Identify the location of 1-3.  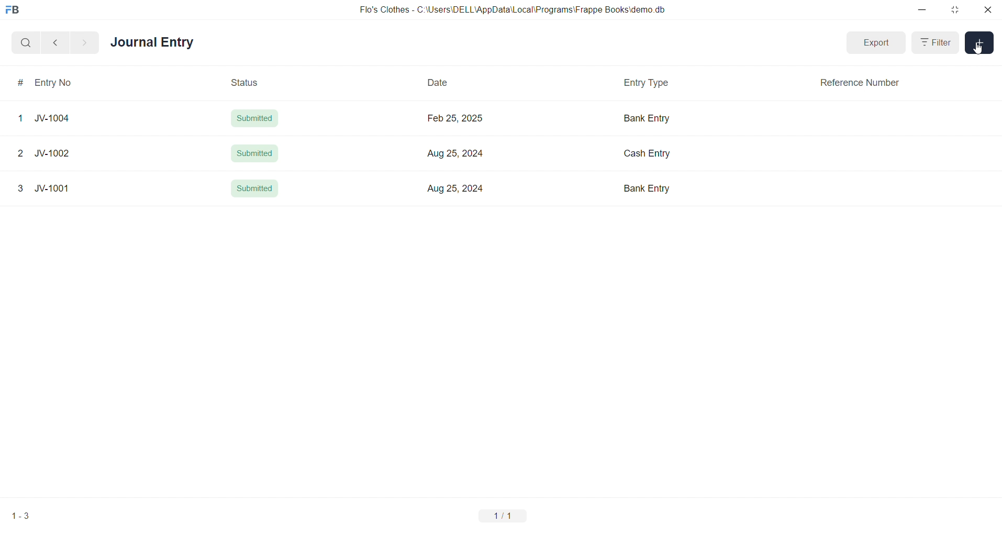
(19, 517).